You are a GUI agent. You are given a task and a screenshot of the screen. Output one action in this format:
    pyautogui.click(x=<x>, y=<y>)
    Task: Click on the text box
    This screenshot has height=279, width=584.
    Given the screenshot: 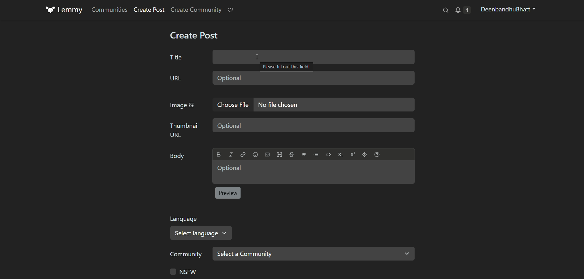 What is the action you would take?
    pyautogui.click(x=334, y=104)
    